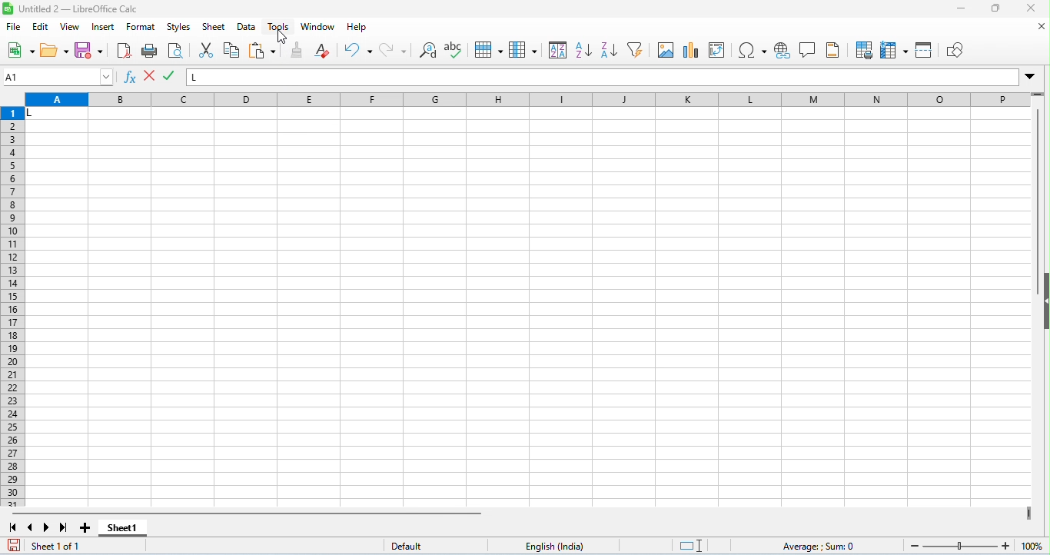 This screenshot has height=555, width=1050. What do you see at coordinates (693, 546) in the screenshot?
I see `standard selection` at bounding box center [693, 546].